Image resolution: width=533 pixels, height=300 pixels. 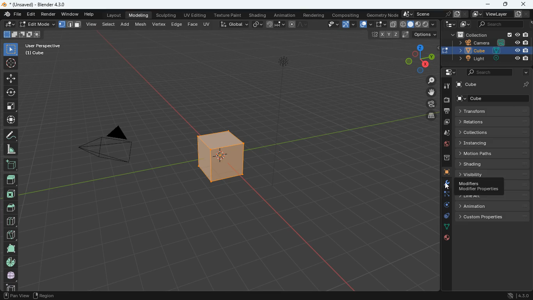 I want to click on transform, so click(x=493, y=111).